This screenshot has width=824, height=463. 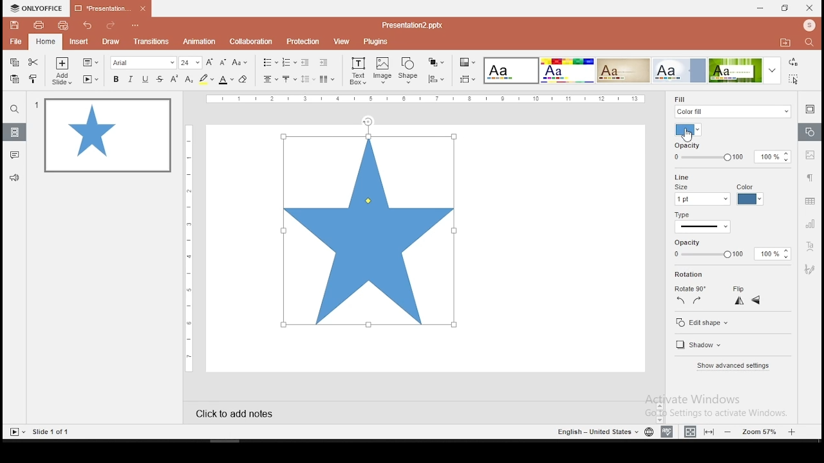 What do you see at coordinates (809, 248) in the screenshot?
I see `text art tool` at bounding box center [809, 248].